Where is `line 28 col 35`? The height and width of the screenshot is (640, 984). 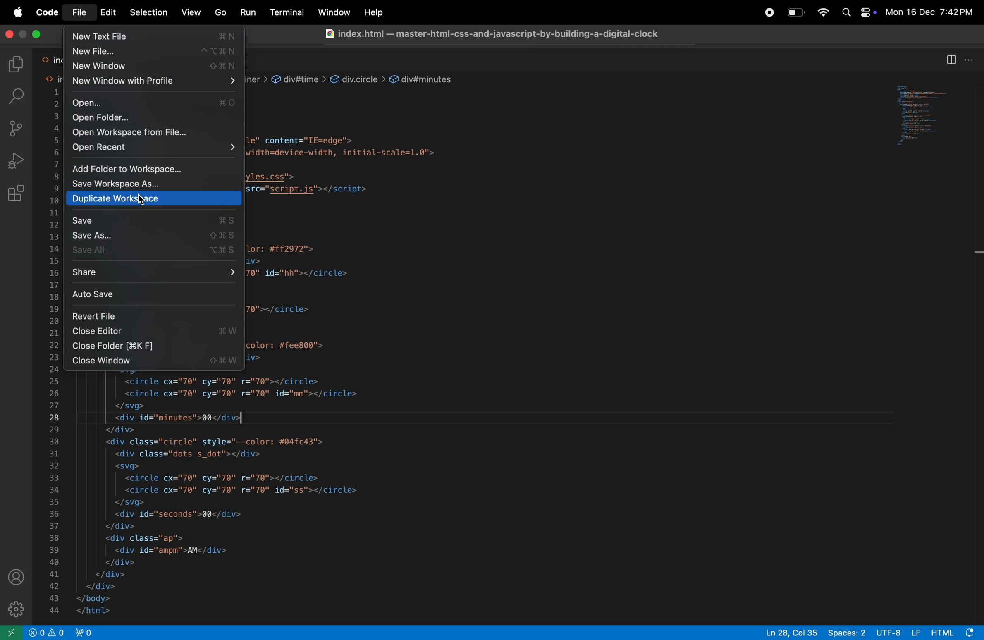 line 28 col 35 is located at coordinates (788, 632).